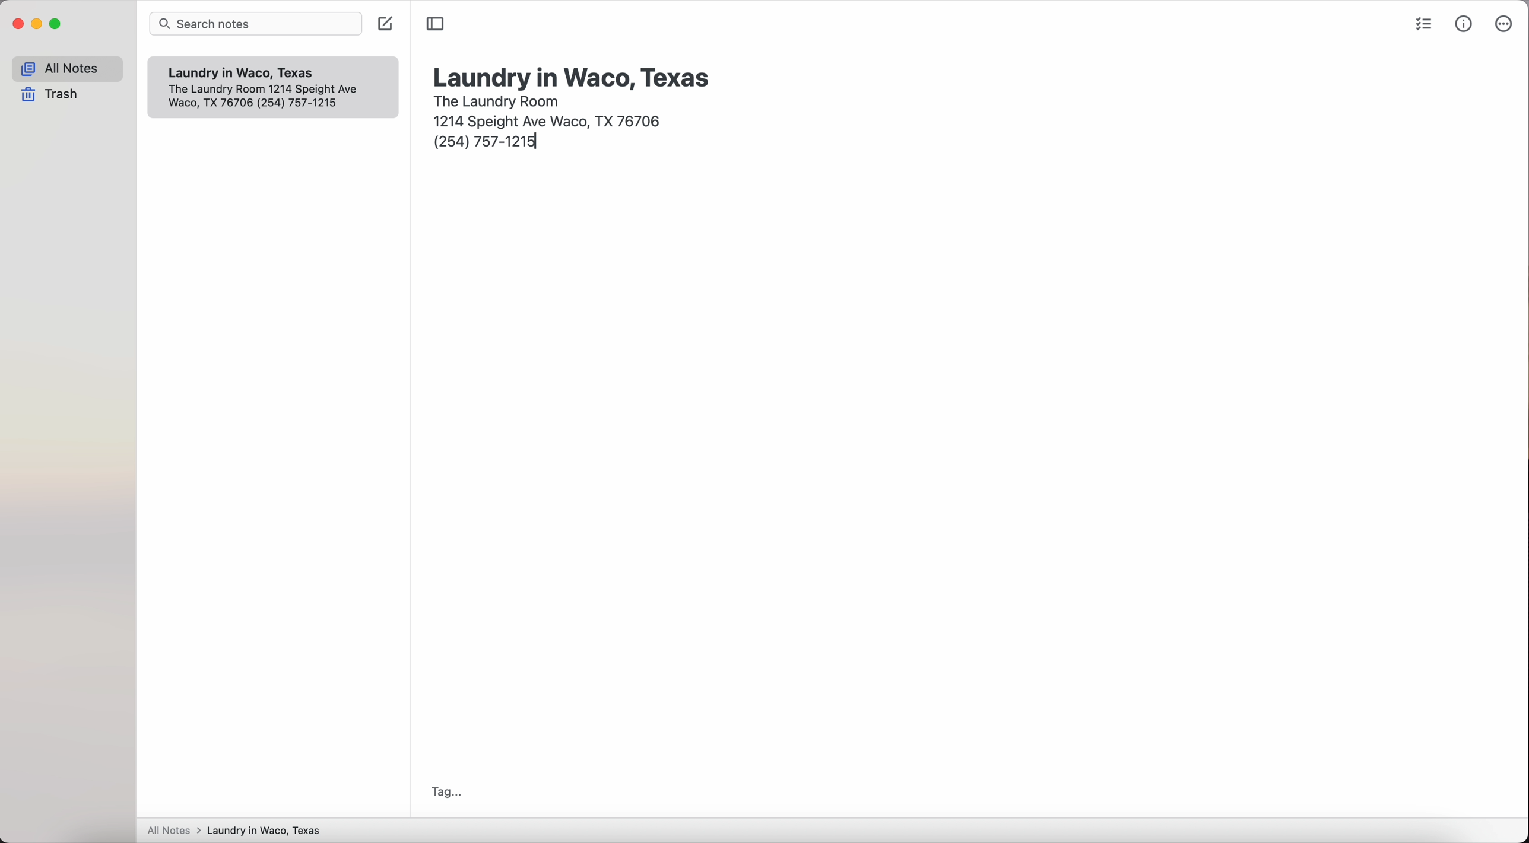 This screenshot has height=843, width=1529. I want to click on (254) 757-1215, so click(488, 144).